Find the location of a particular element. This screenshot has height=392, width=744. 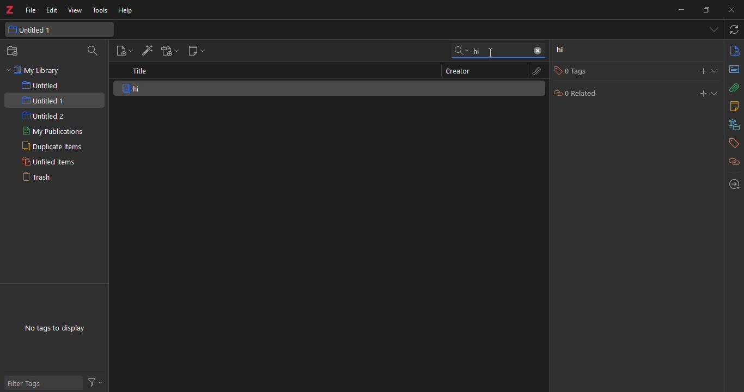

unfiled items is located at coordinates (47, 162).